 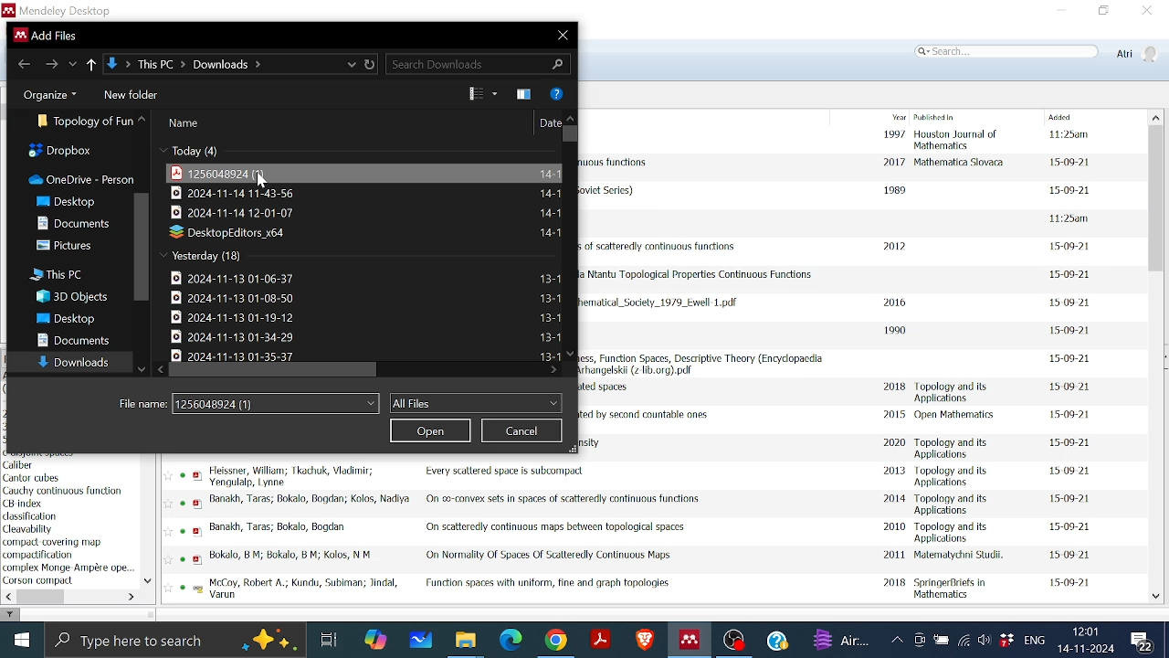 What do you see at coordinates (547, 174) in the screenshot?
I see `File` at bounding box center [547, 174].